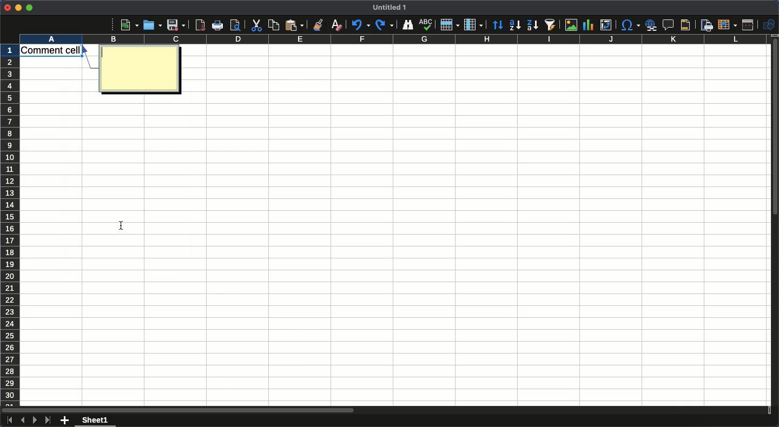 The image size is (779, 427). I want to click on Redo, so click(385, 25).